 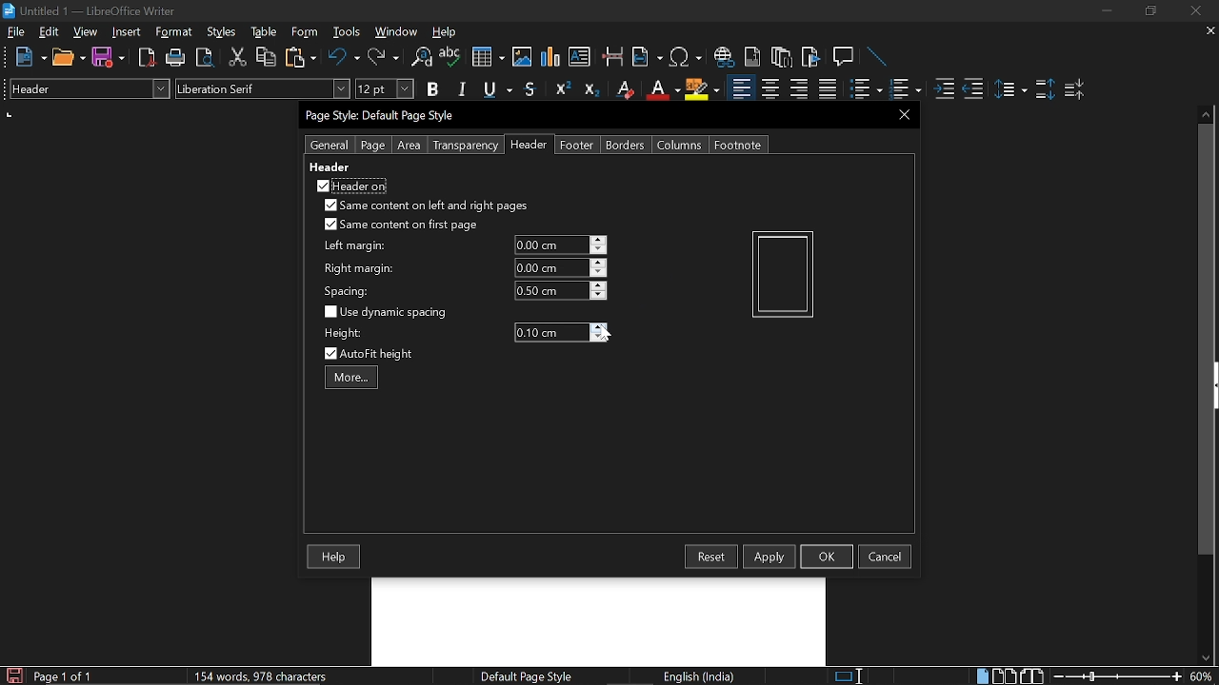 I want to click on Save, so click(x=12, y=675).